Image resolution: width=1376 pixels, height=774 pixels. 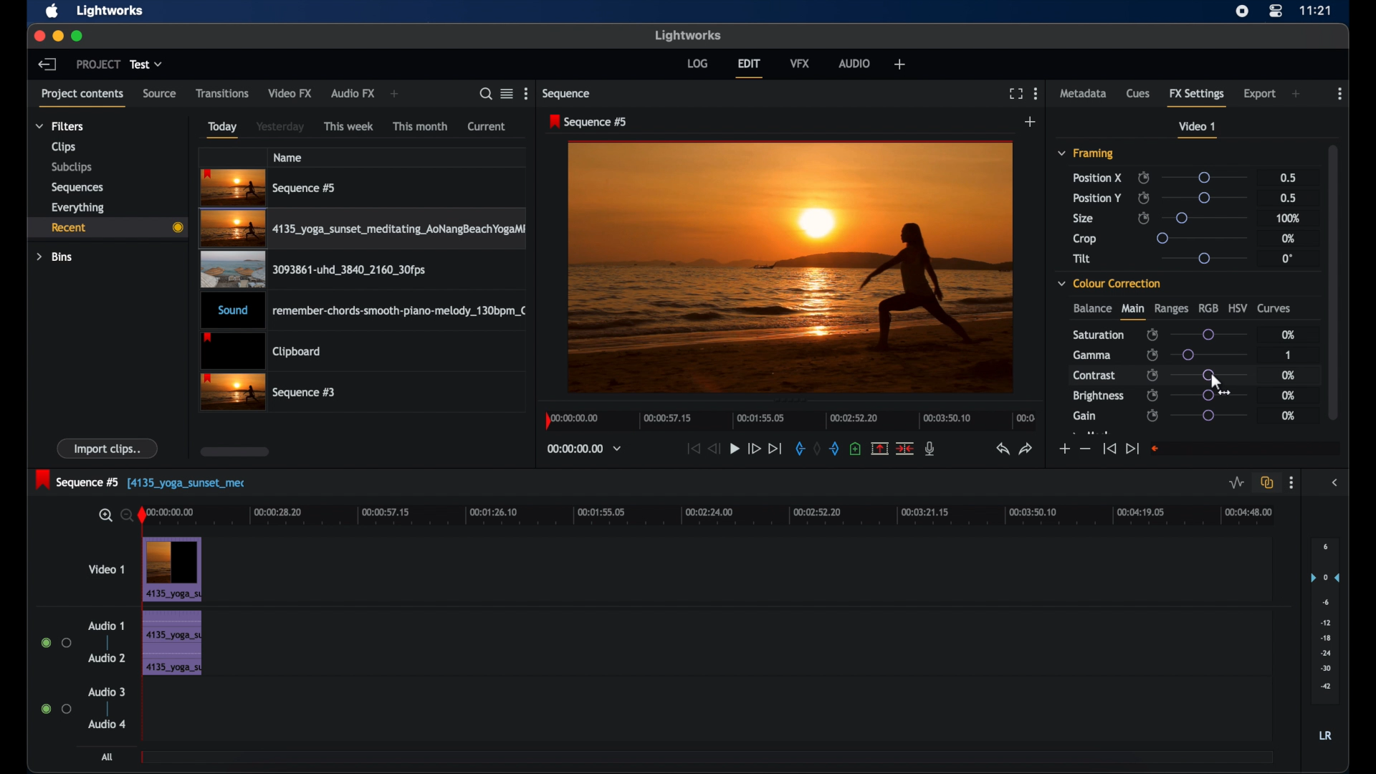 What do you see at coordinates (718, 514) in the screenshot?
I see `timeline scale` at bounding box center [718, 514].